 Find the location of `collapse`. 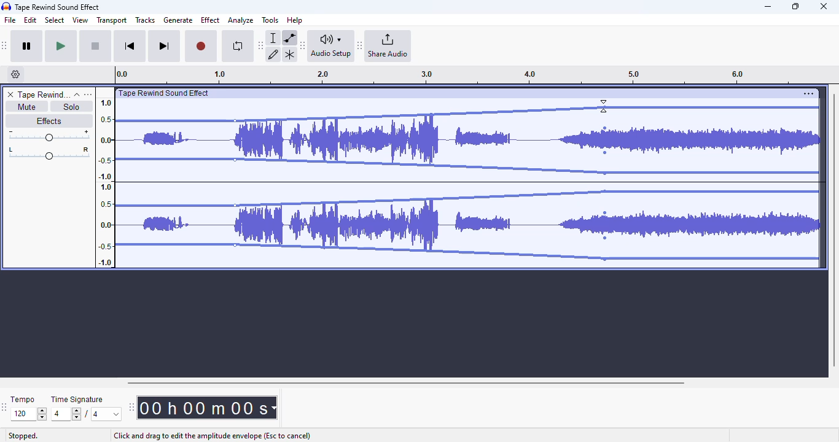

collapse is located at coordinates (77, 95).